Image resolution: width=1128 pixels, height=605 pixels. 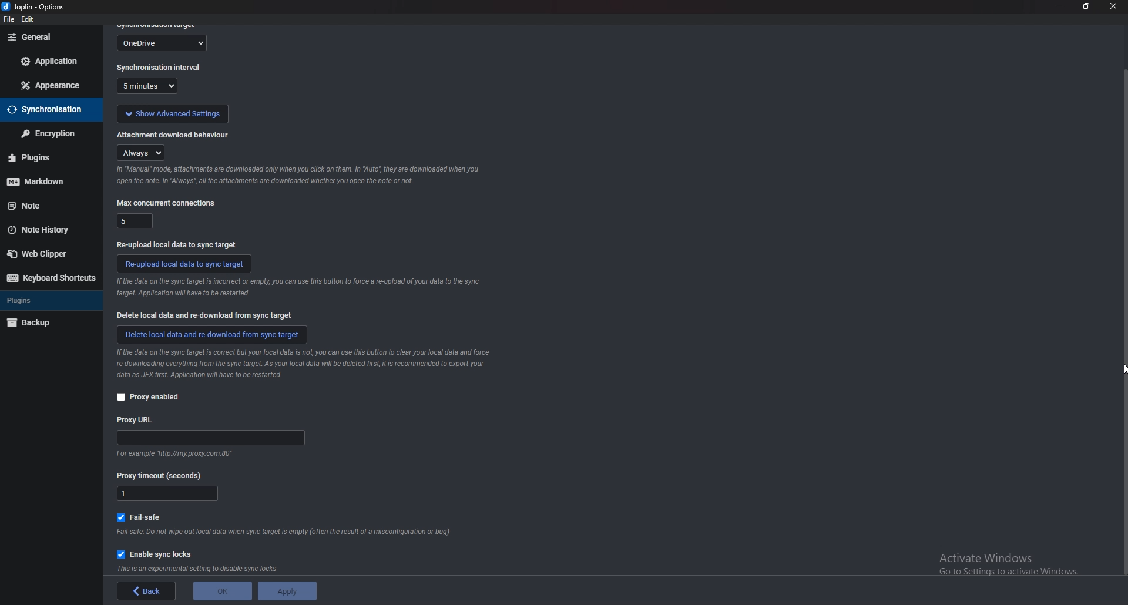 What do you see at coordinates (1123, 323) in the screenshot?
I see `scroll bar` at bounding box center [1123, 323].